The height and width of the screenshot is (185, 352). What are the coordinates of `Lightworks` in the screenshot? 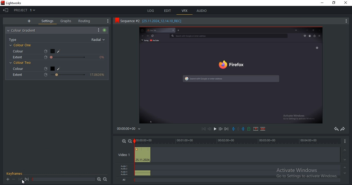 It's located at (16, 3).